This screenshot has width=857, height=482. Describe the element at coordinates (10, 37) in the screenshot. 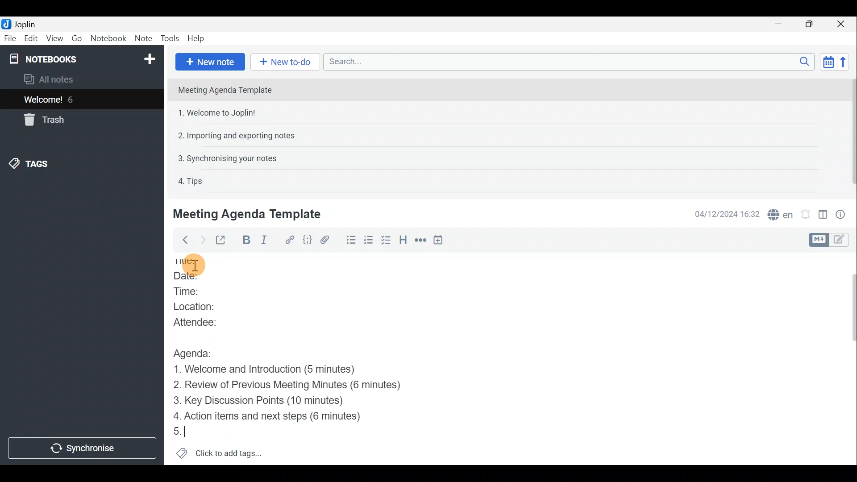

I see `File` at that location.